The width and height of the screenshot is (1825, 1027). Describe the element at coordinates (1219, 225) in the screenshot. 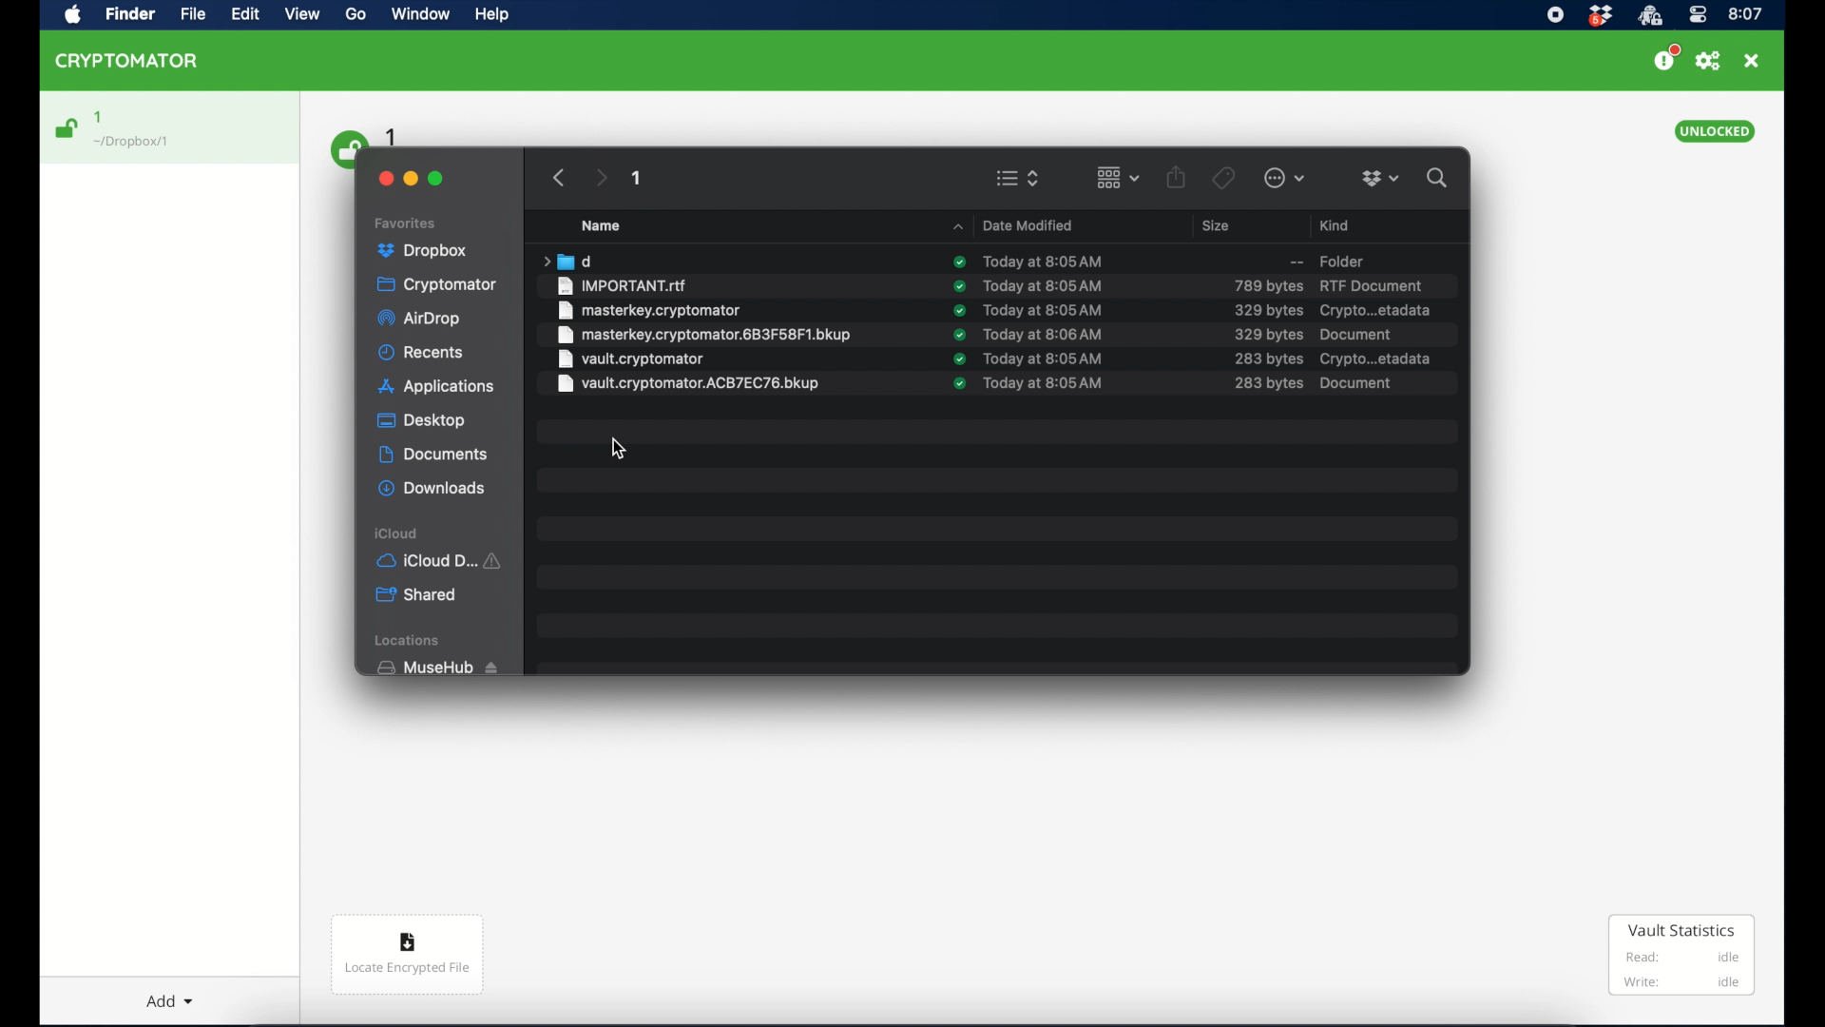

I see `size` at that location.